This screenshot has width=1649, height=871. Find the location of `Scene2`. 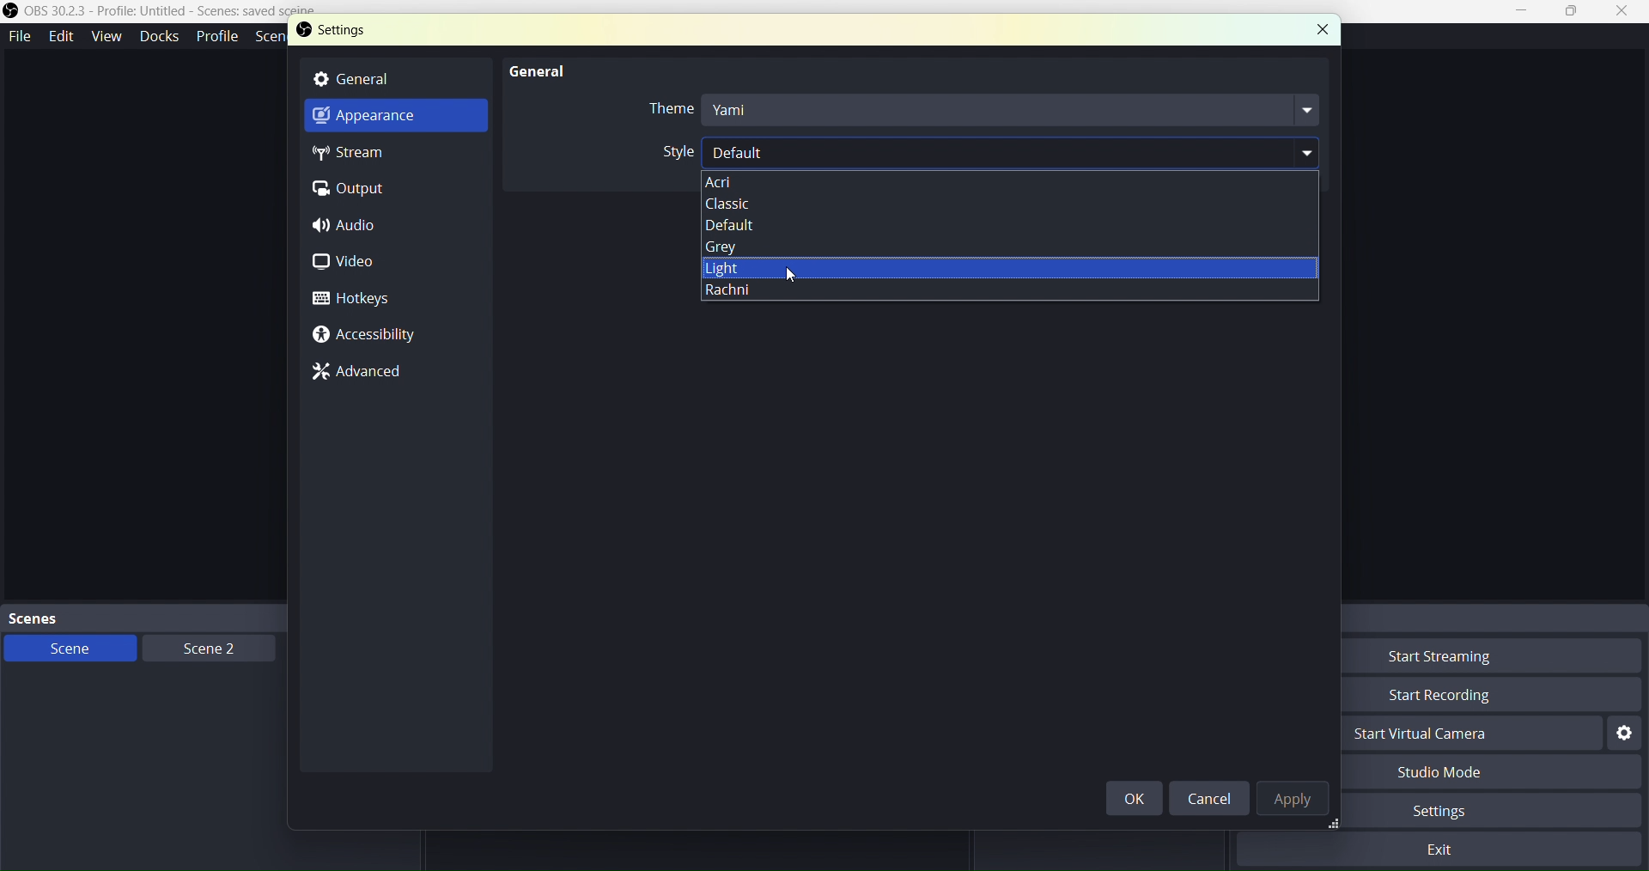

Scene2 is located at coordinates (203, 648).